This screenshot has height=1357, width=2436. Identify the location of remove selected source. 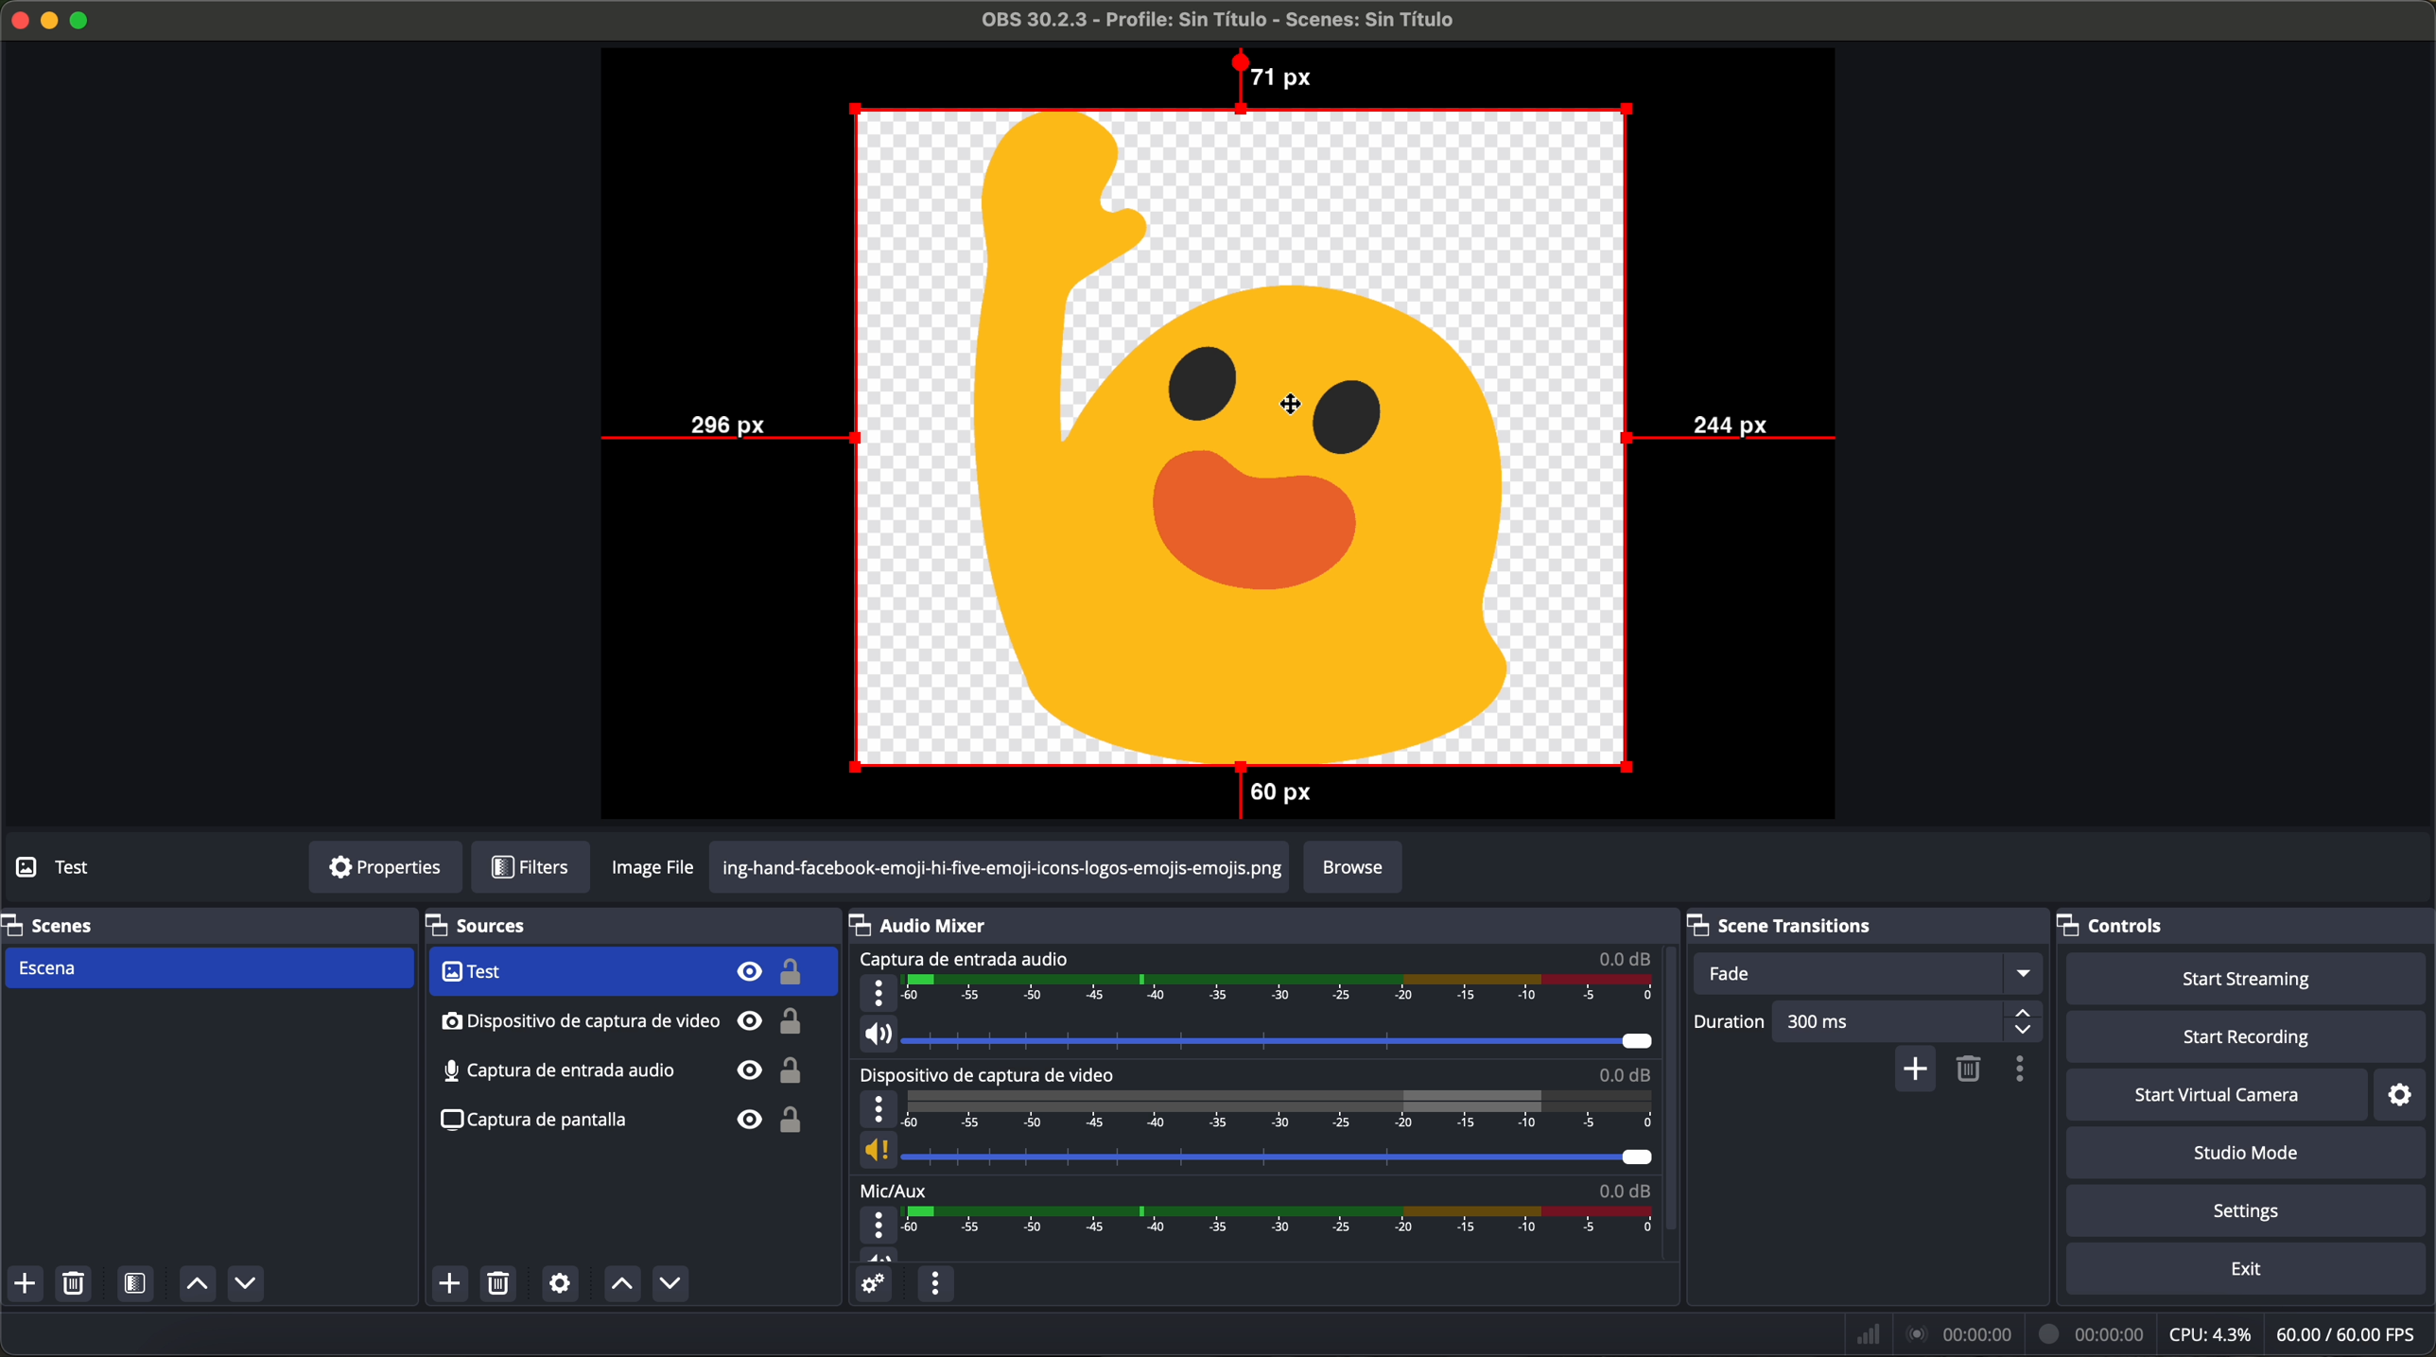
(502, 1283).